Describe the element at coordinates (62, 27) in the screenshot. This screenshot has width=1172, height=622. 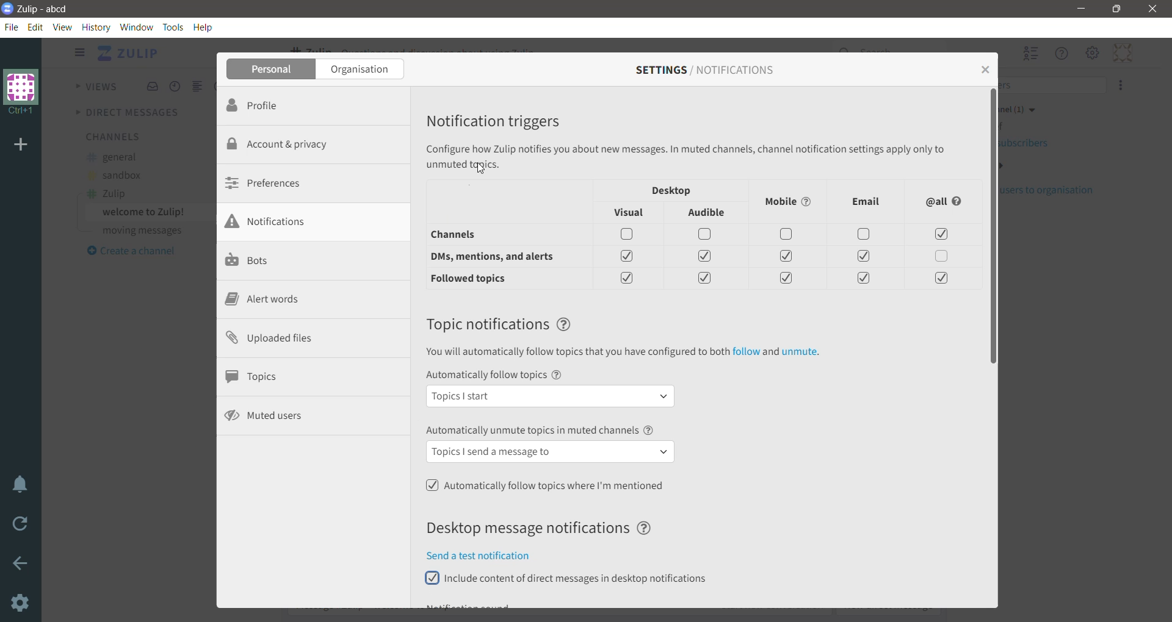
I see `View` at that location.